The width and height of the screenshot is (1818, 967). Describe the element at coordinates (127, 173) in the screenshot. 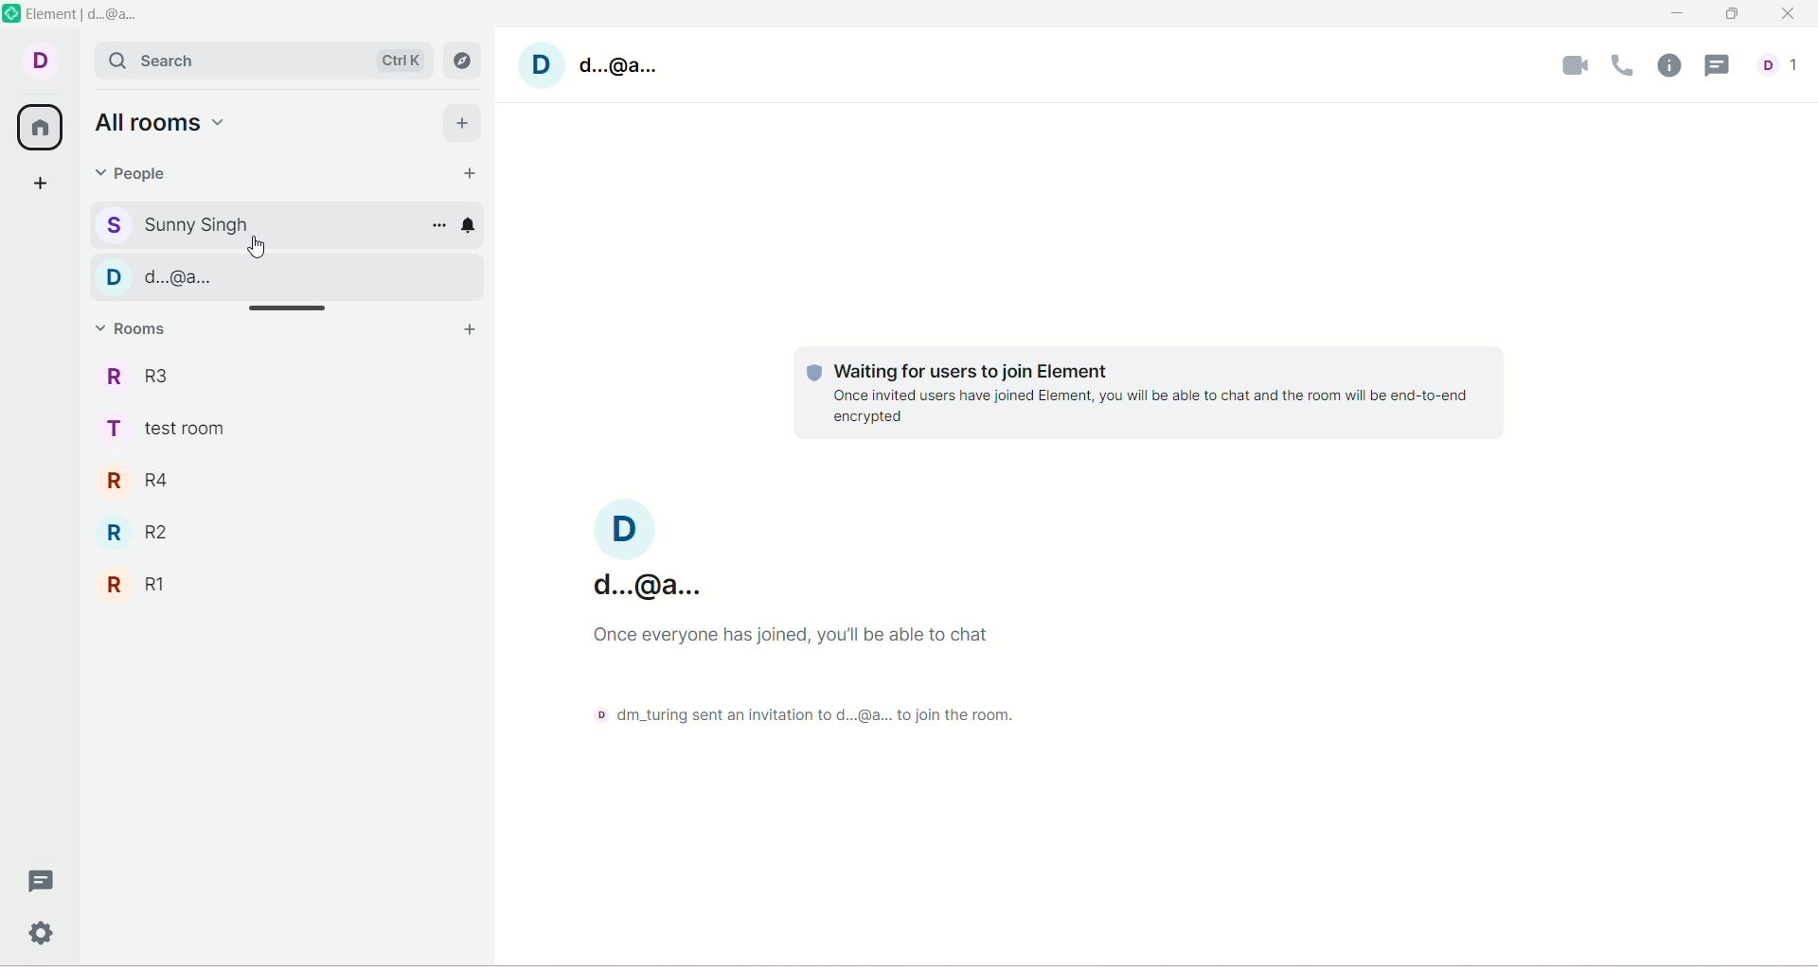

I see `people` at that location.